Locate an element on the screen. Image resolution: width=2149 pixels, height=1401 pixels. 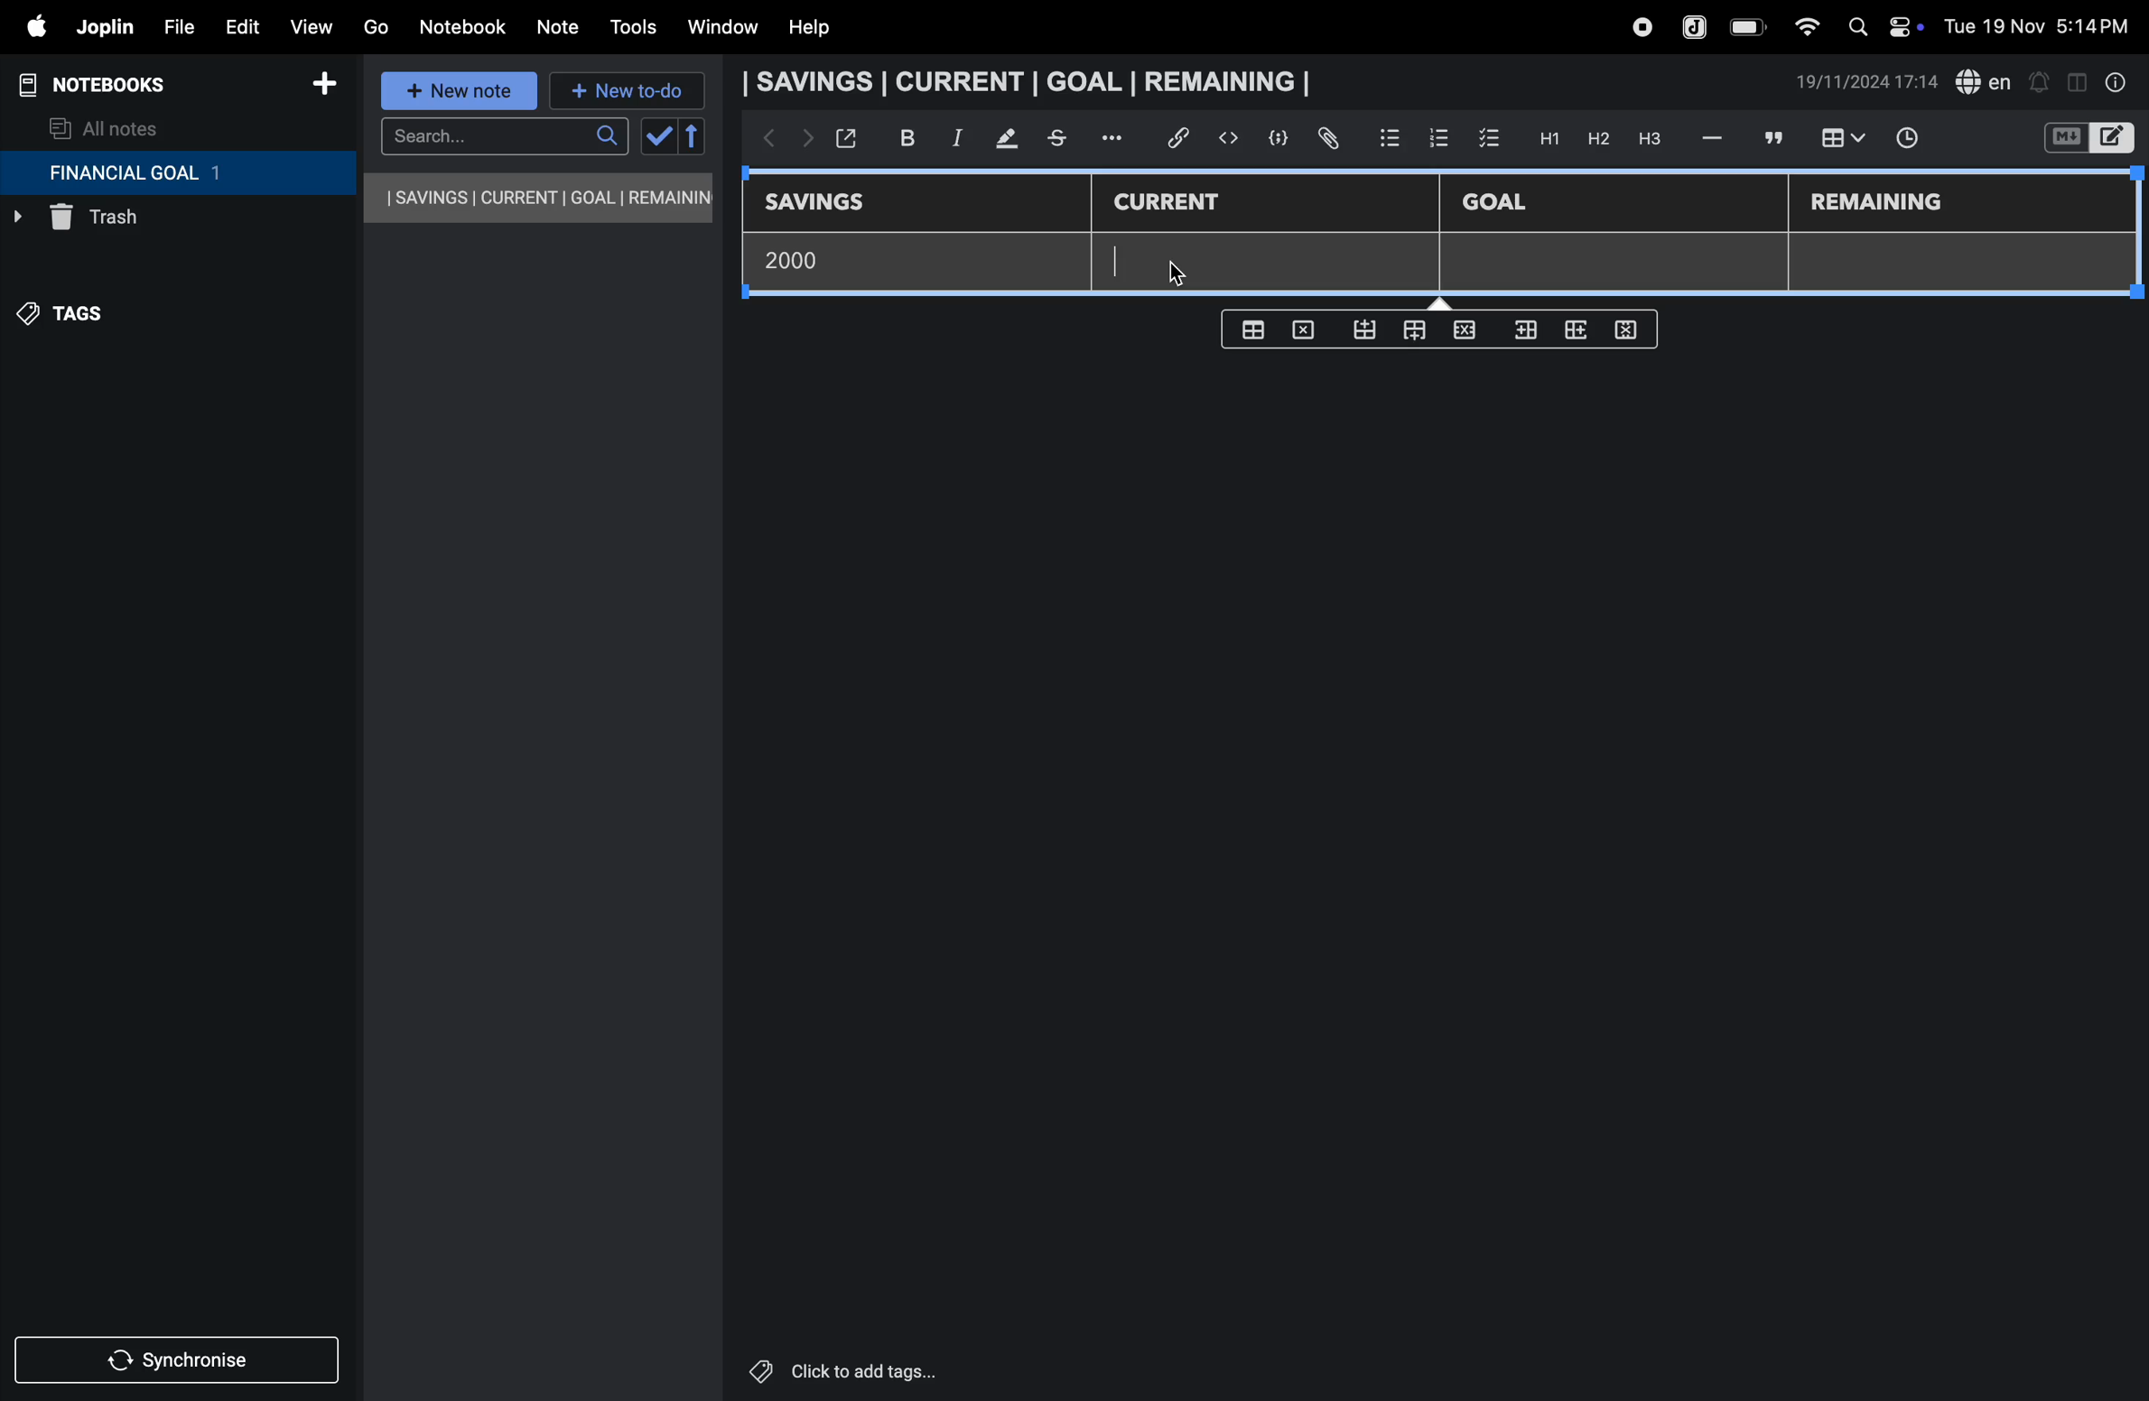
check box is located at coordinates (1490, 139).